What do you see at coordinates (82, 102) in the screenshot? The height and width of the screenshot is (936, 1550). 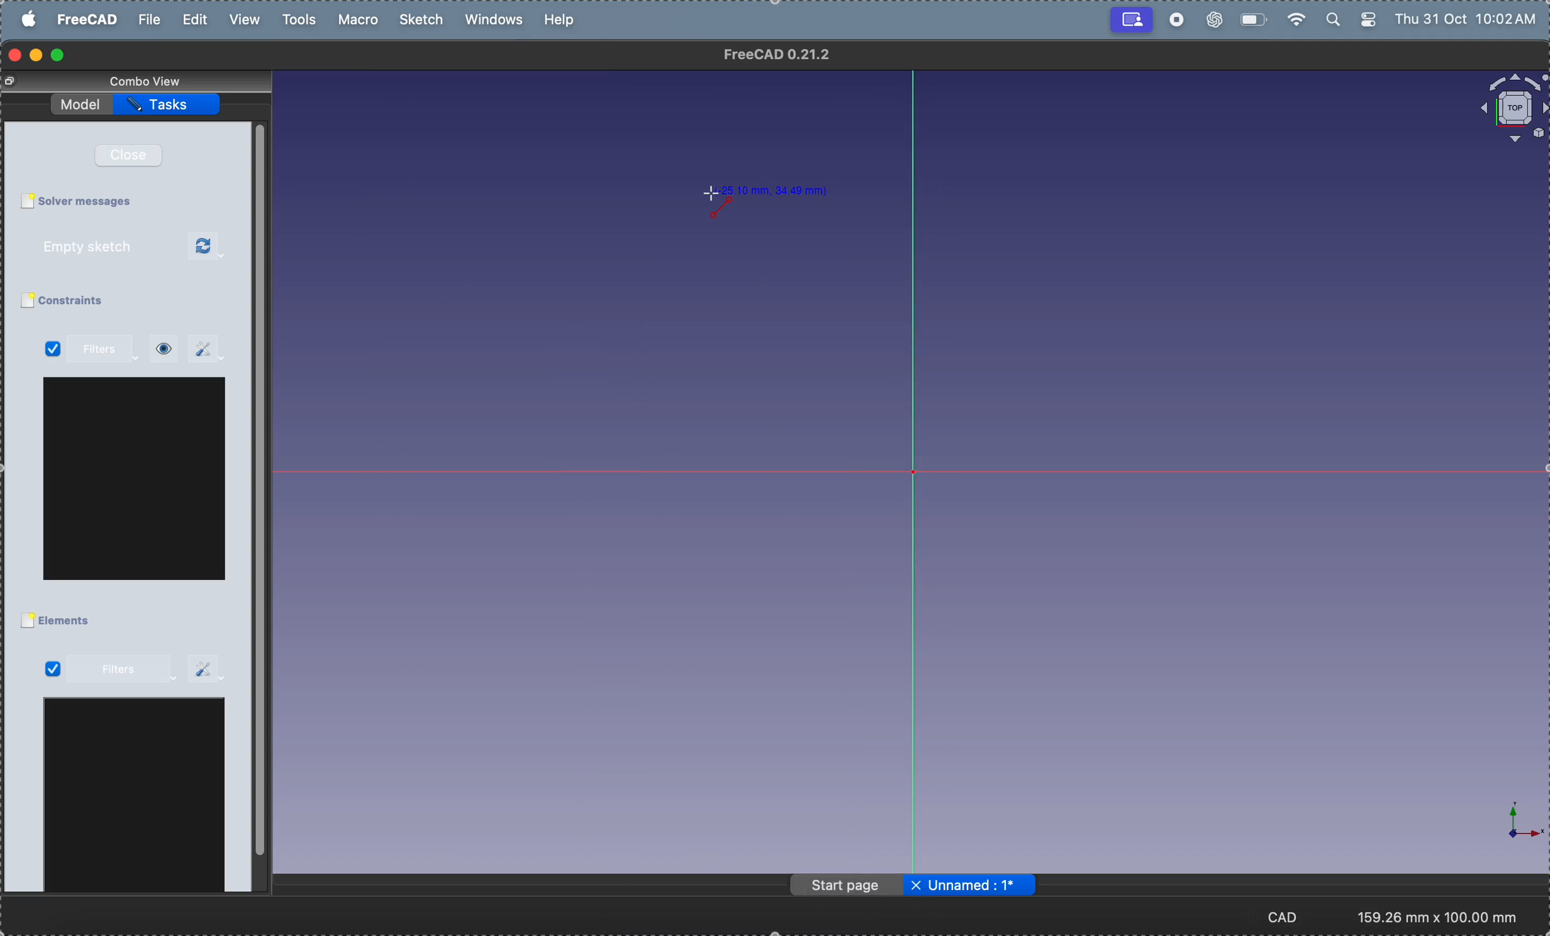 I see `model` at bounding box center [82, 102].